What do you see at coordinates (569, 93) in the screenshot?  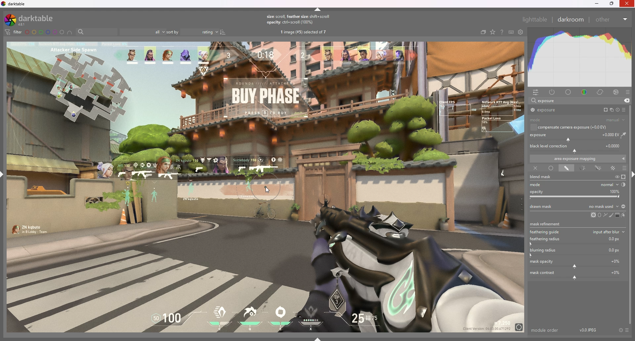 I see `base` at bounding box center [569, 93].